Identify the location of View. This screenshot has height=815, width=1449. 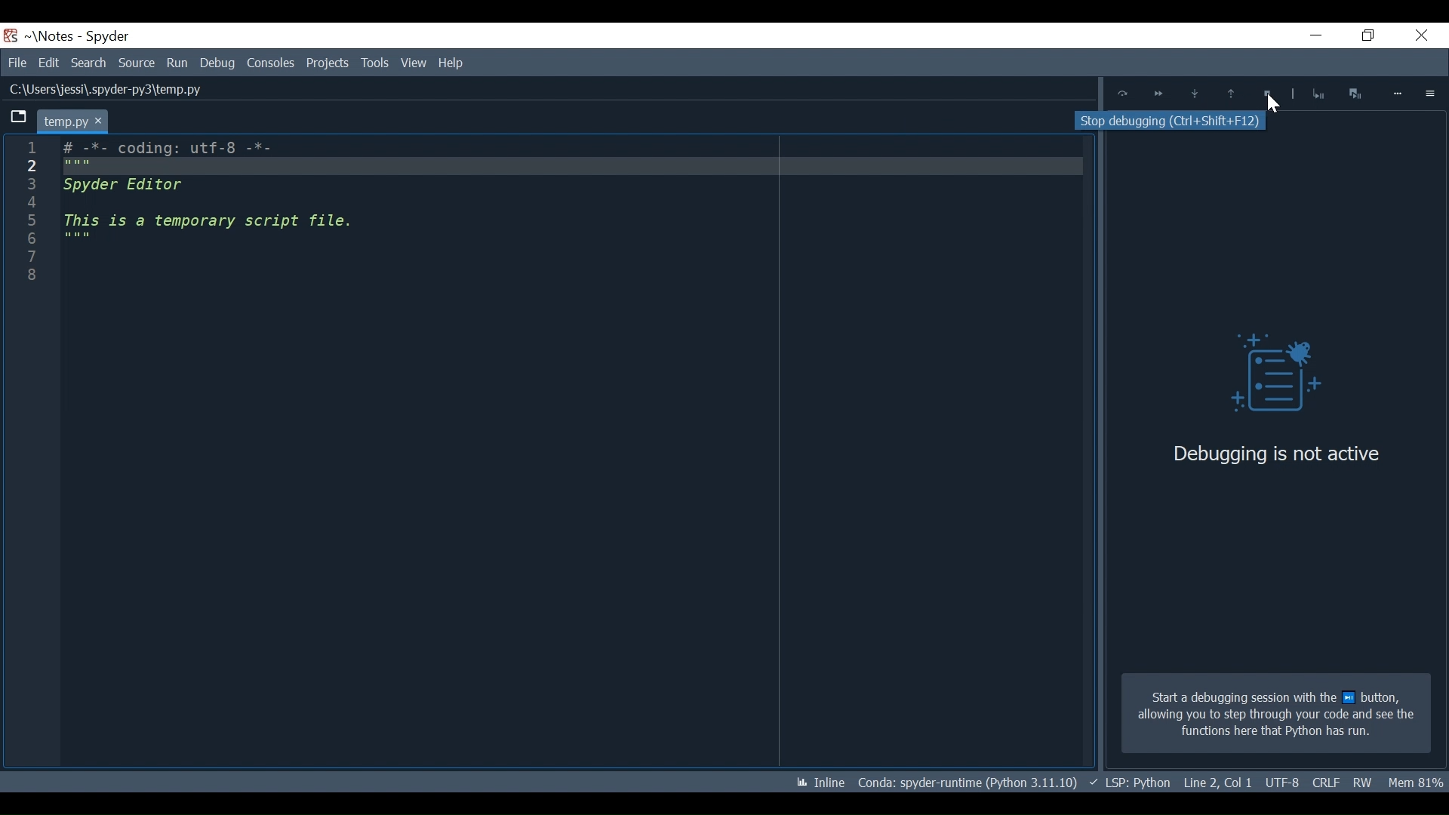
(374, 63).